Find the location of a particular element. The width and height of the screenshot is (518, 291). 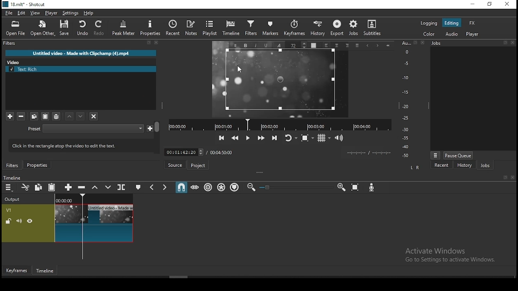

append is located at coordinates (69, 187).